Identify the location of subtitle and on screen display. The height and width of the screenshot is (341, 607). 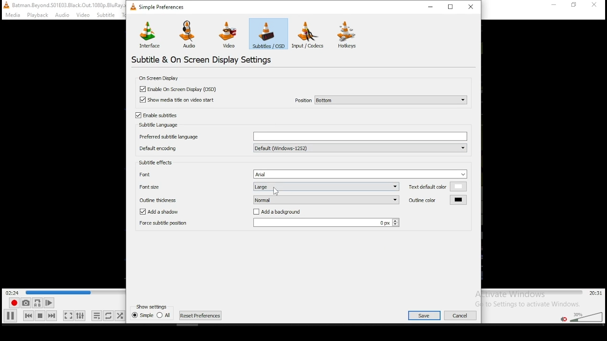
(209, 60).